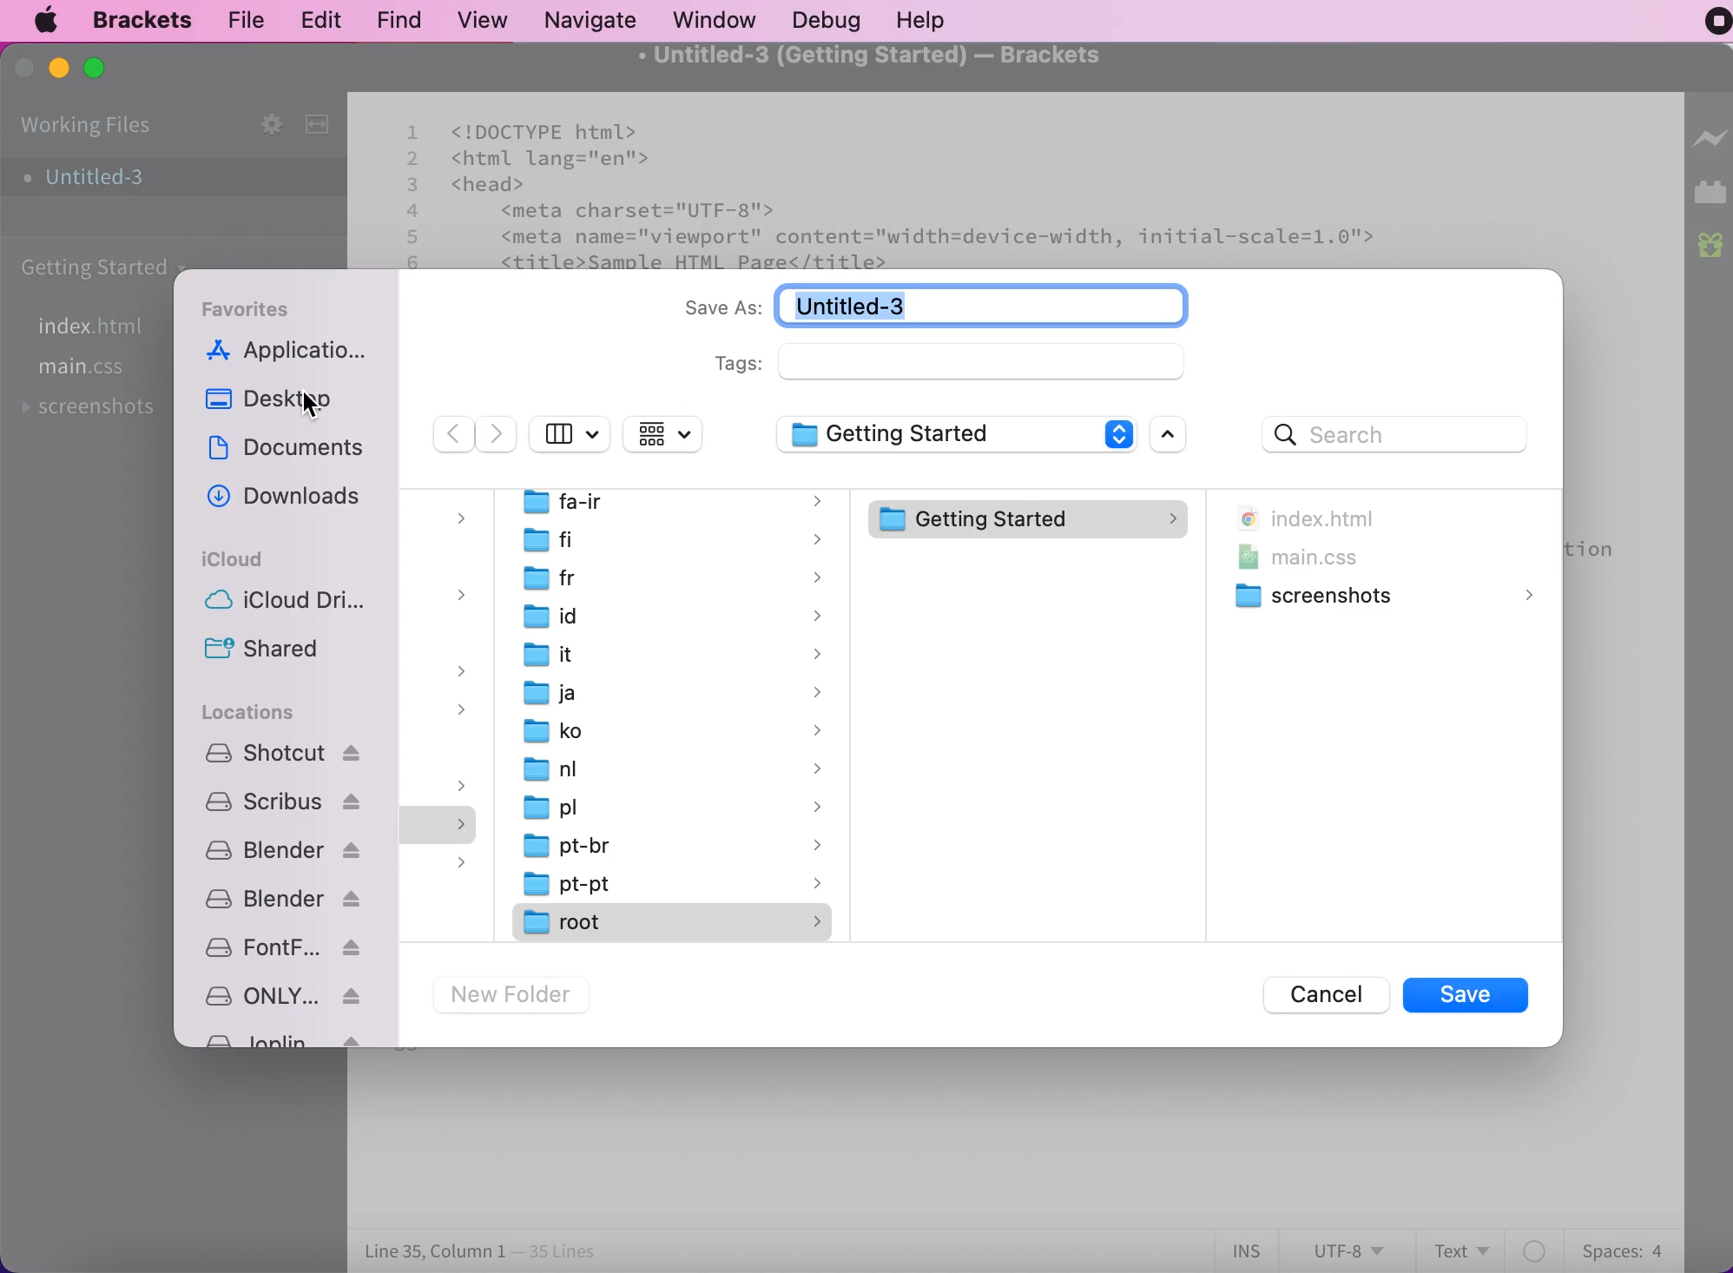 This screenshot has width=1733, height=1273. What do you see at coordinates (282, 899) in the screenshot?
I see `blender` at bounding box center [282, 899].